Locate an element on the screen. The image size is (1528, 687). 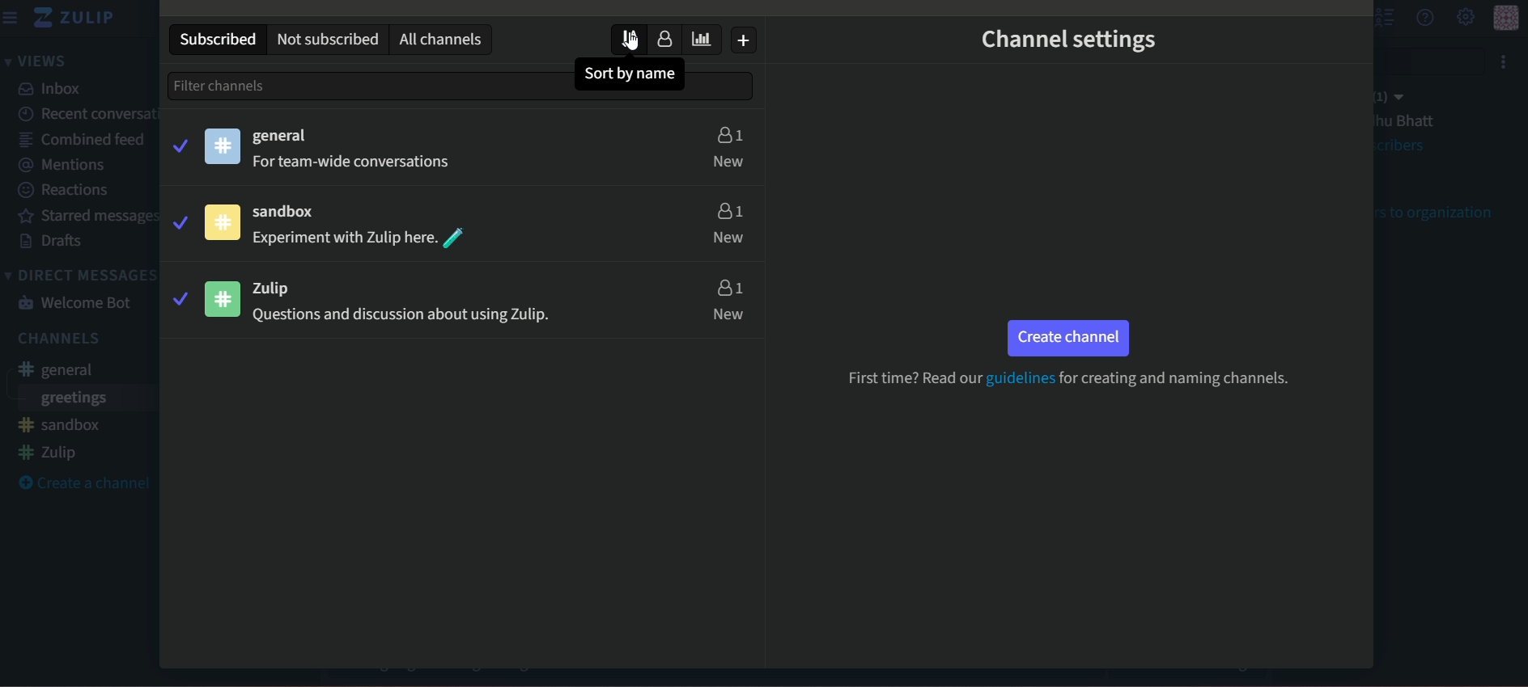
tick is located at coordinates (178, 221).